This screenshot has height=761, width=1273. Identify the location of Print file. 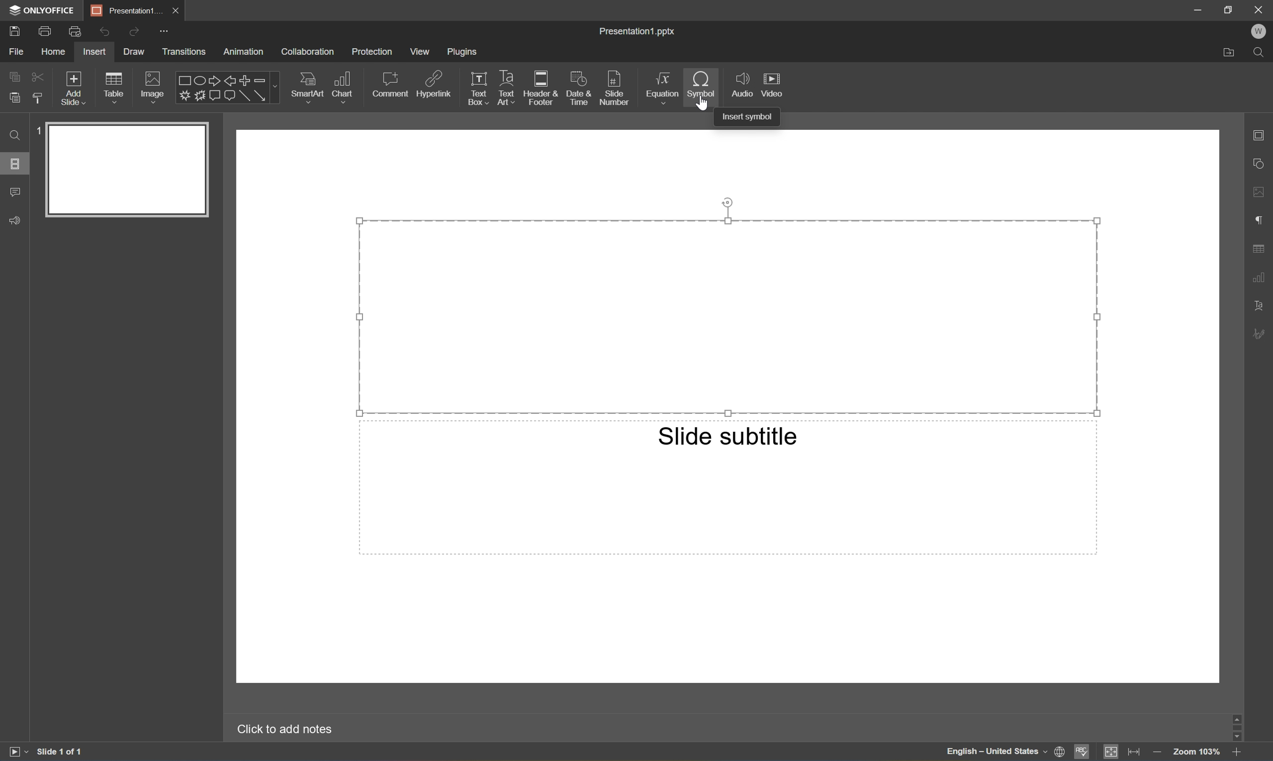
(46, 30).